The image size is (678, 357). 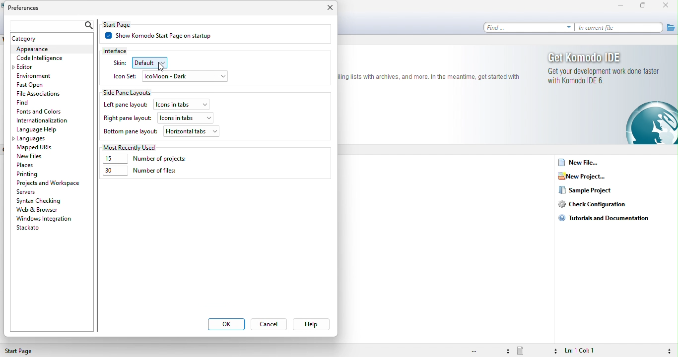 I want to click on tutorials and documentation, so click(x=610, y=218).